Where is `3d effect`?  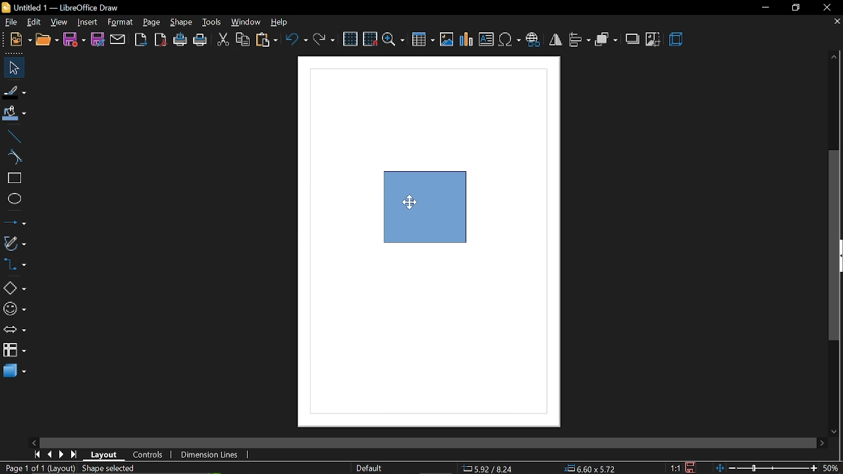
3d effect is located at coordinates (677, 41).